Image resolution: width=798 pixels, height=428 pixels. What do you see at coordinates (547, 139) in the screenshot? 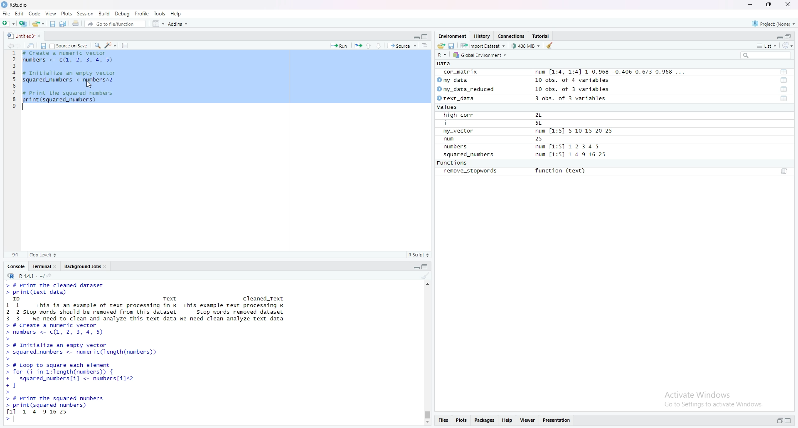
I see `25` at bounding box center [547, 139].